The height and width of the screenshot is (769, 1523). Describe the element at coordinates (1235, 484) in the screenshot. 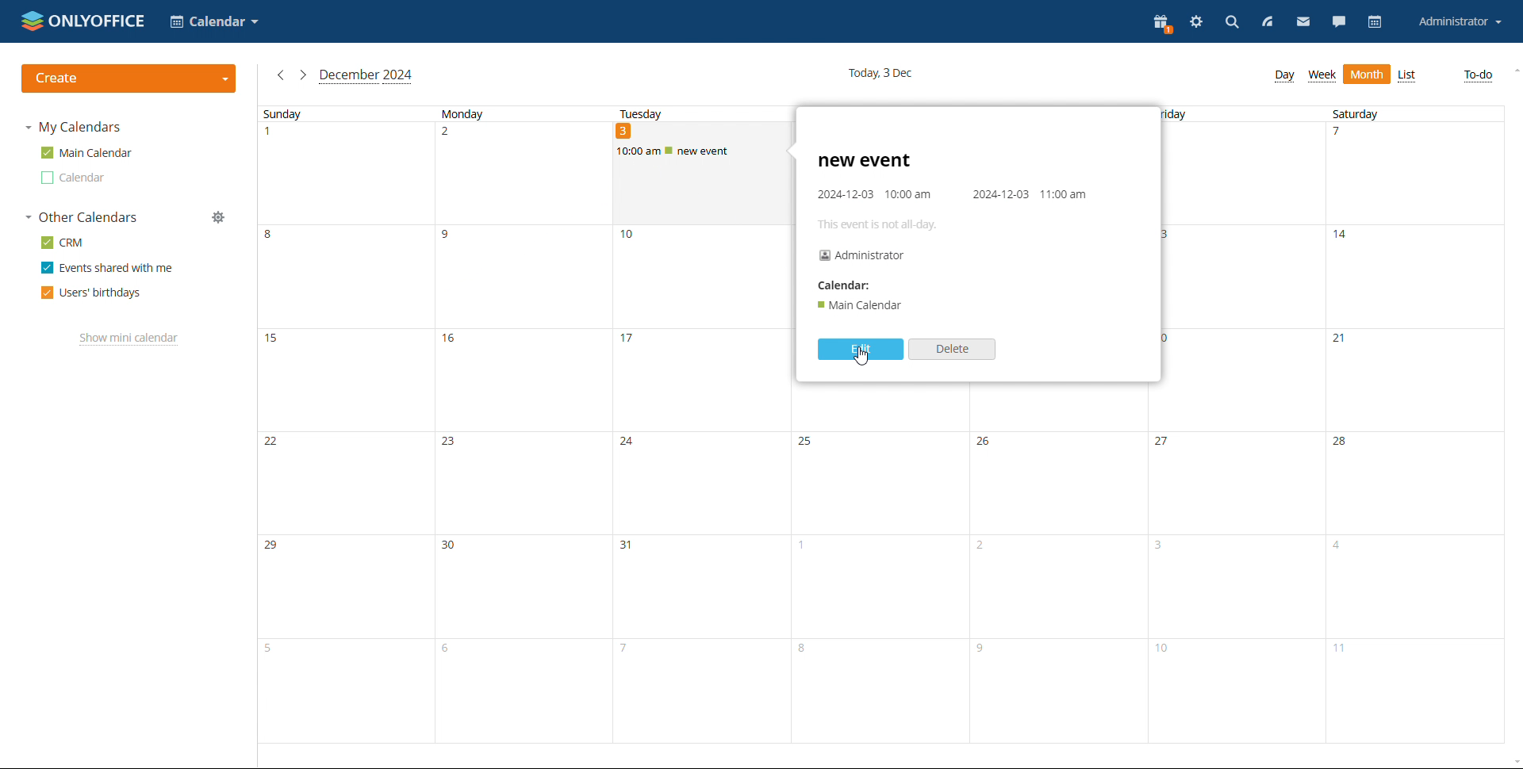

I see `27` at that location.